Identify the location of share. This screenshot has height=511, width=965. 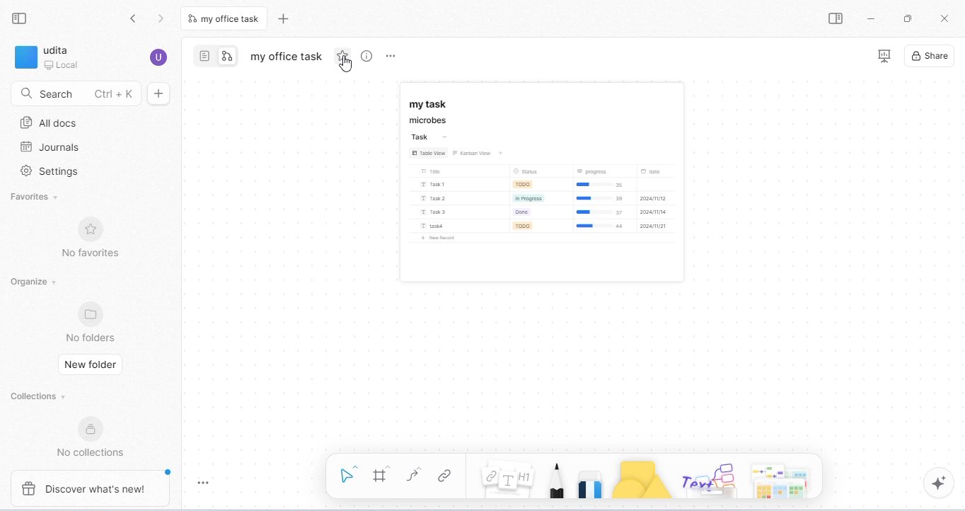
(931, 56).